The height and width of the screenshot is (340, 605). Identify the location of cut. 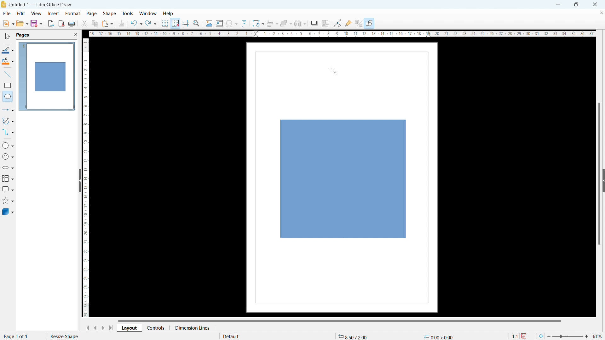
(85, 23).